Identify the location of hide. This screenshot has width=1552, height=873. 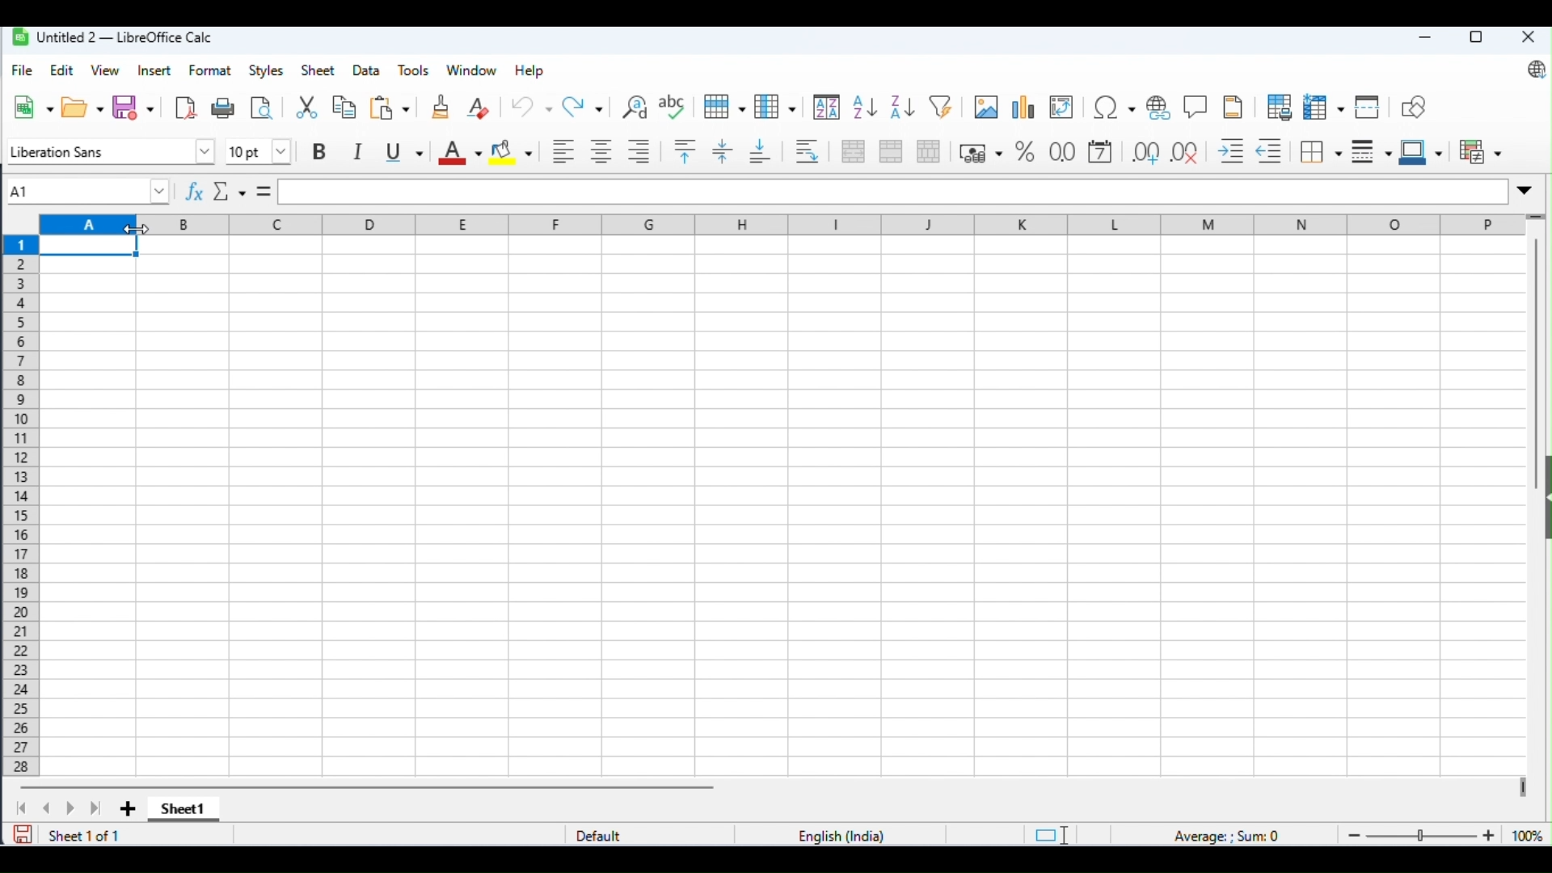
(1542, 500).